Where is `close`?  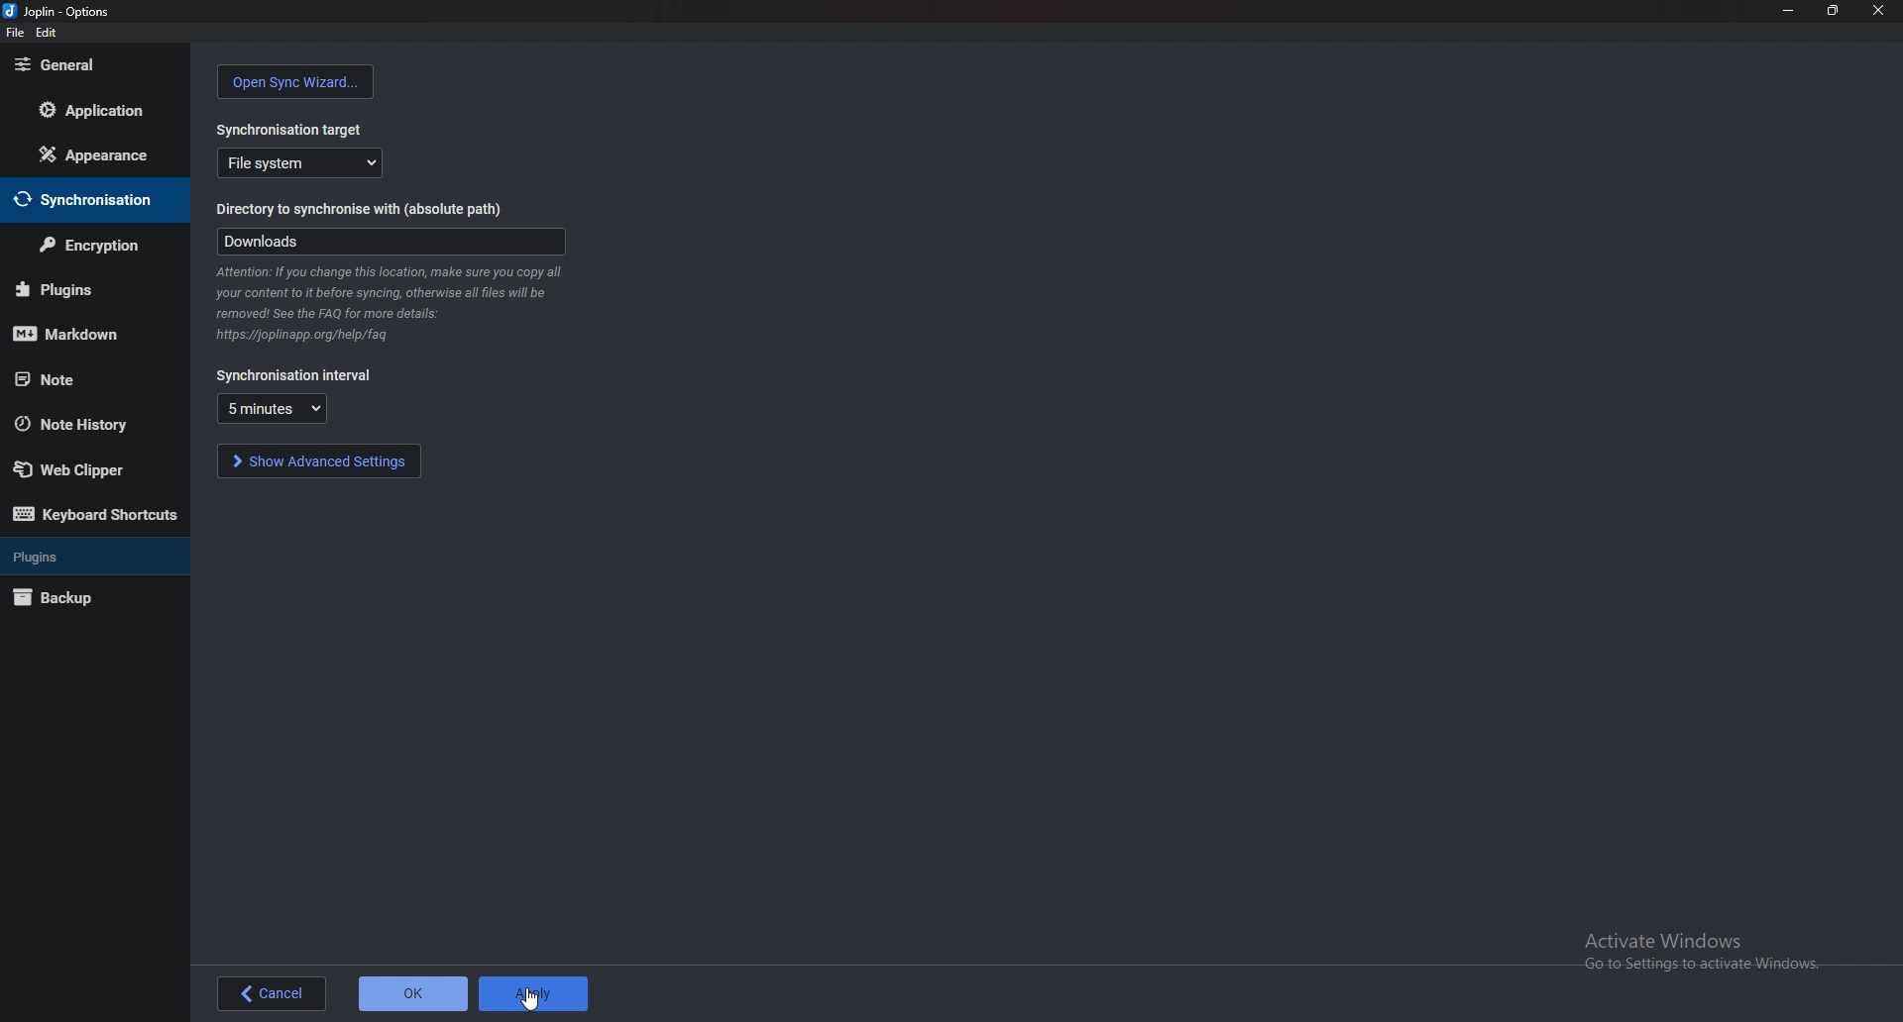
close is located at coordinates (1878, 12).